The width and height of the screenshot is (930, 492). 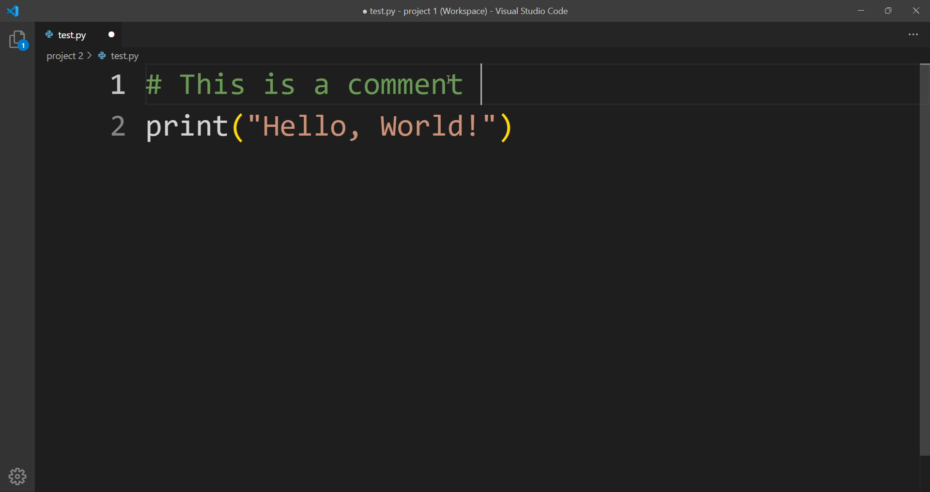 What do you see at coordinates (451, 78) in the screenshot?
I see `Cursor` at bounding box center [451, 78].